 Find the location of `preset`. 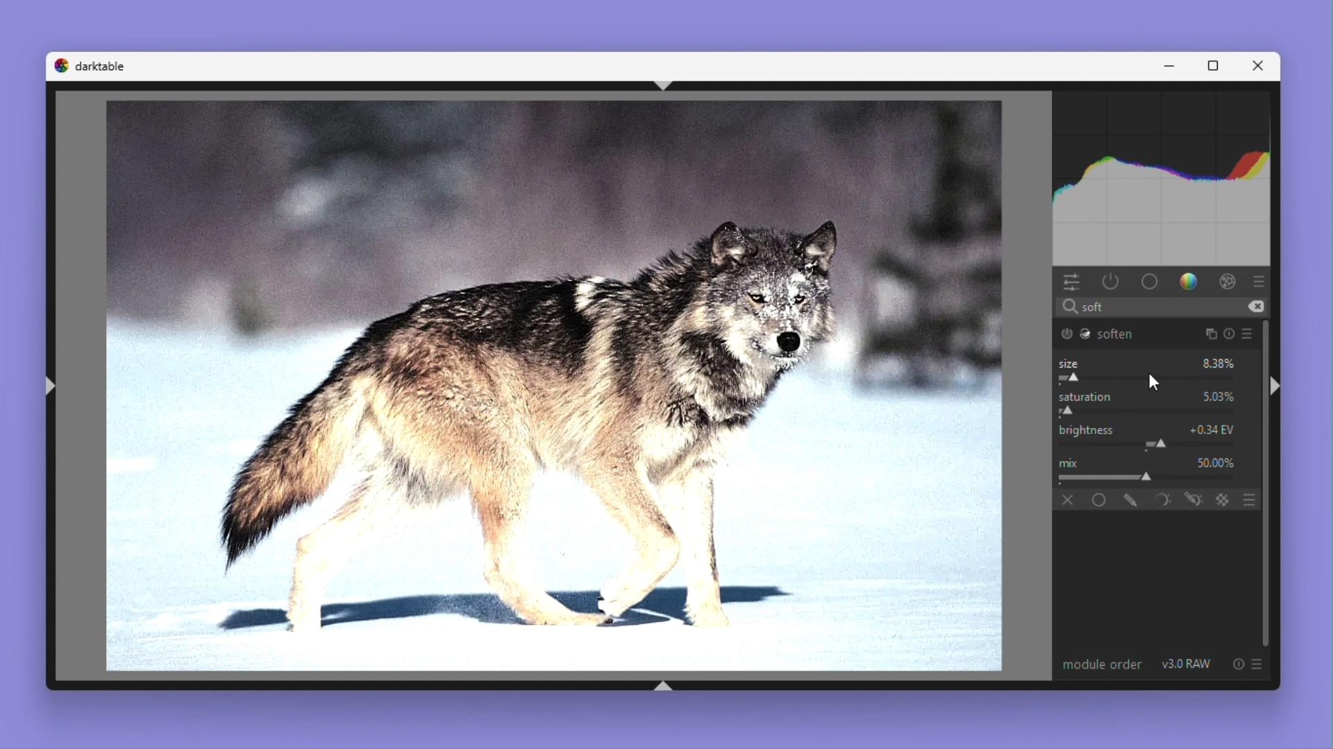

preset is located at coordinates (1259, 281).